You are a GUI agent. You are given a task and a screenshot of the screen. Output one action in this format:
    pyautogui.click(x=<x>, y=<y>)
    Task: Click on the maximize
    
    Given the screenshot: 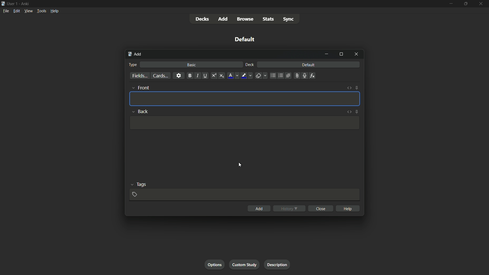 What is the action you would take?
    pyautogui.click(x=341, y=54)
    